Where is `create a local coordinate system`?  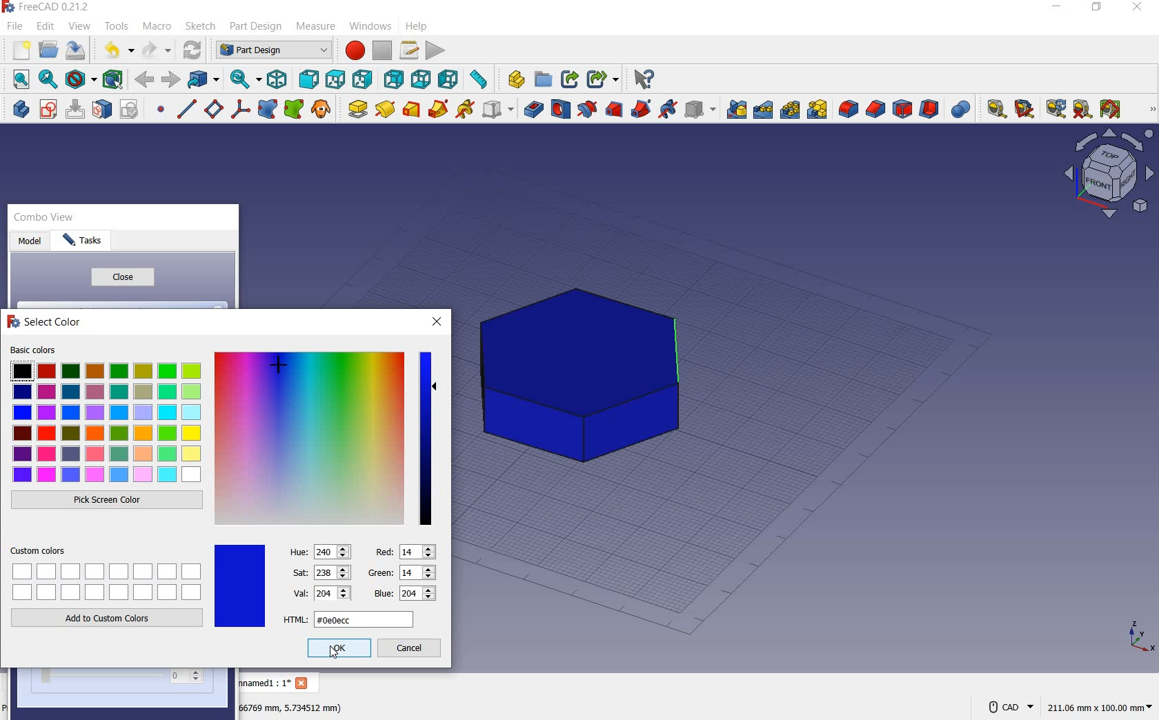 create a local coordinate system is located at coordinates (240, 111).